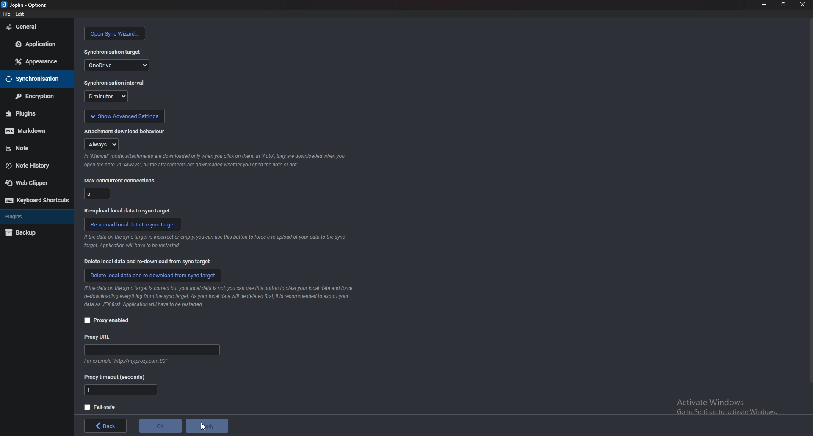  I want to click on options, so click(25, 5).